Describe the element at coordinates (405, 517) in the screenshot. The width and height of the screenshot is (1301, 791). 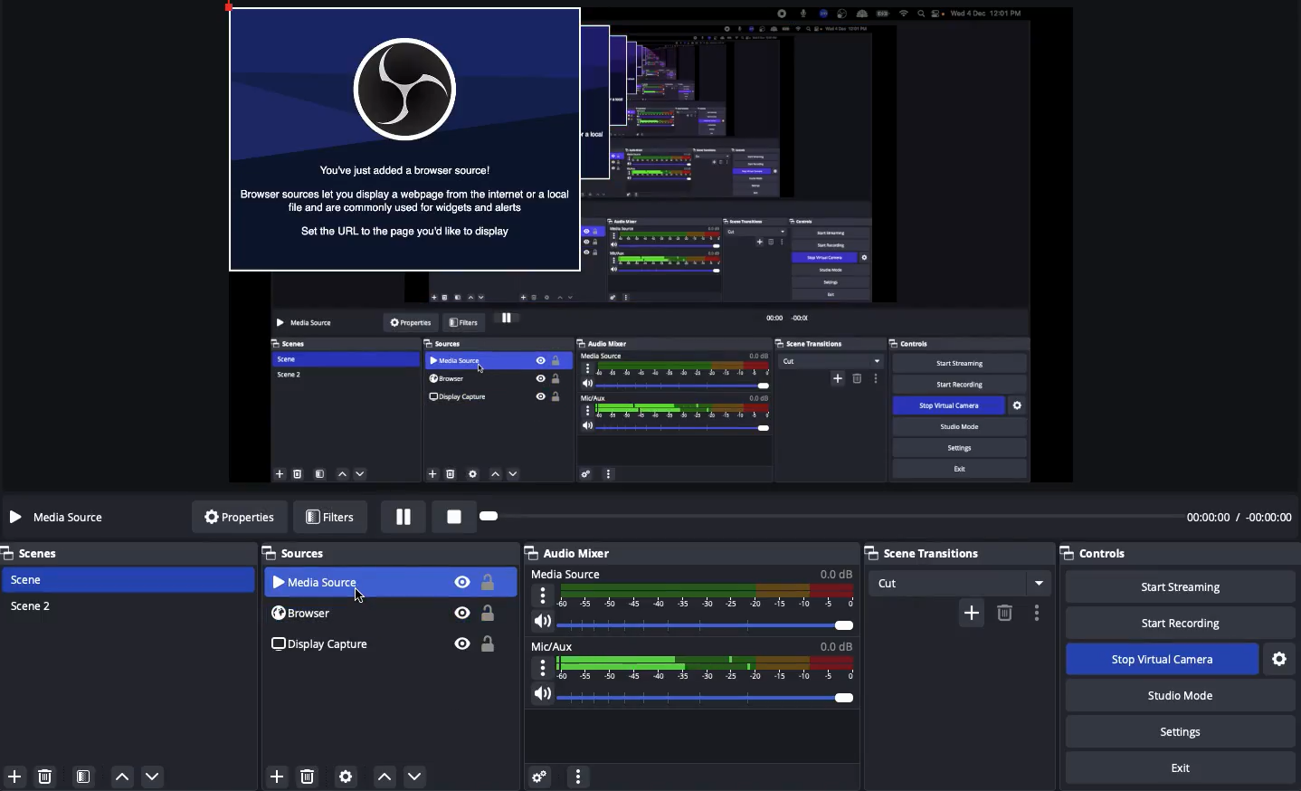
I see `Pause` at that location.